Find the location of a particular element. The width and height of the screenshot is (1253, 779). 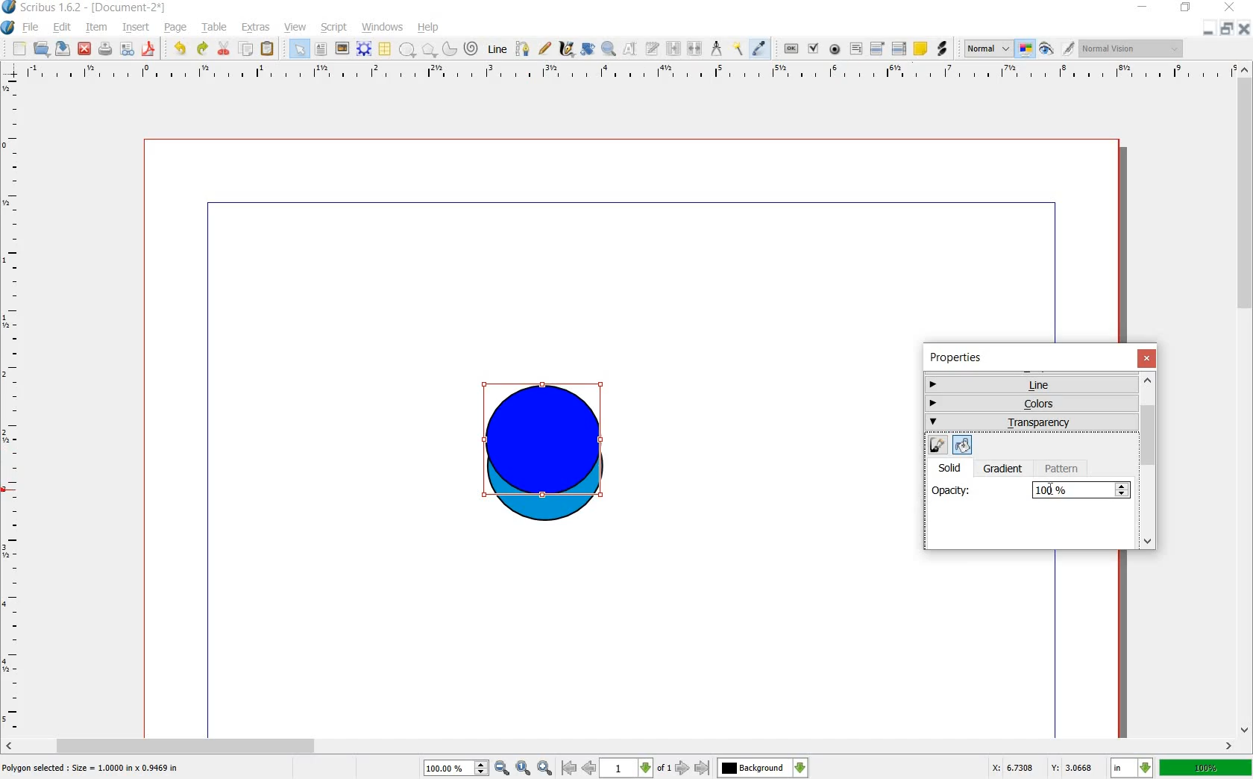

solid is located at coordinates (955, 467).